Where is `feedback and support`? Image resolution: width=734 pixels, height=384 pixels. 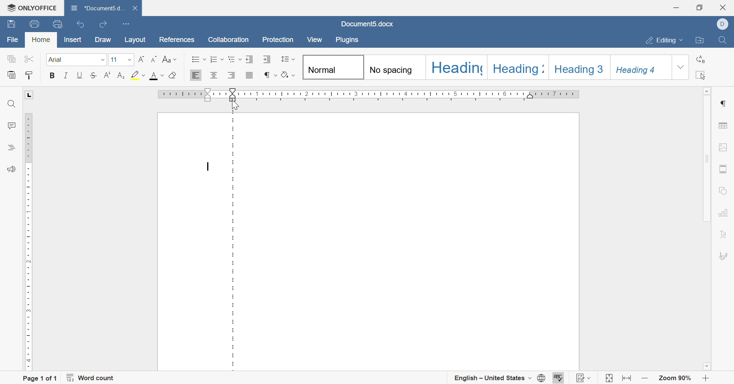
feedback and support is located at coordinates (11, 170).